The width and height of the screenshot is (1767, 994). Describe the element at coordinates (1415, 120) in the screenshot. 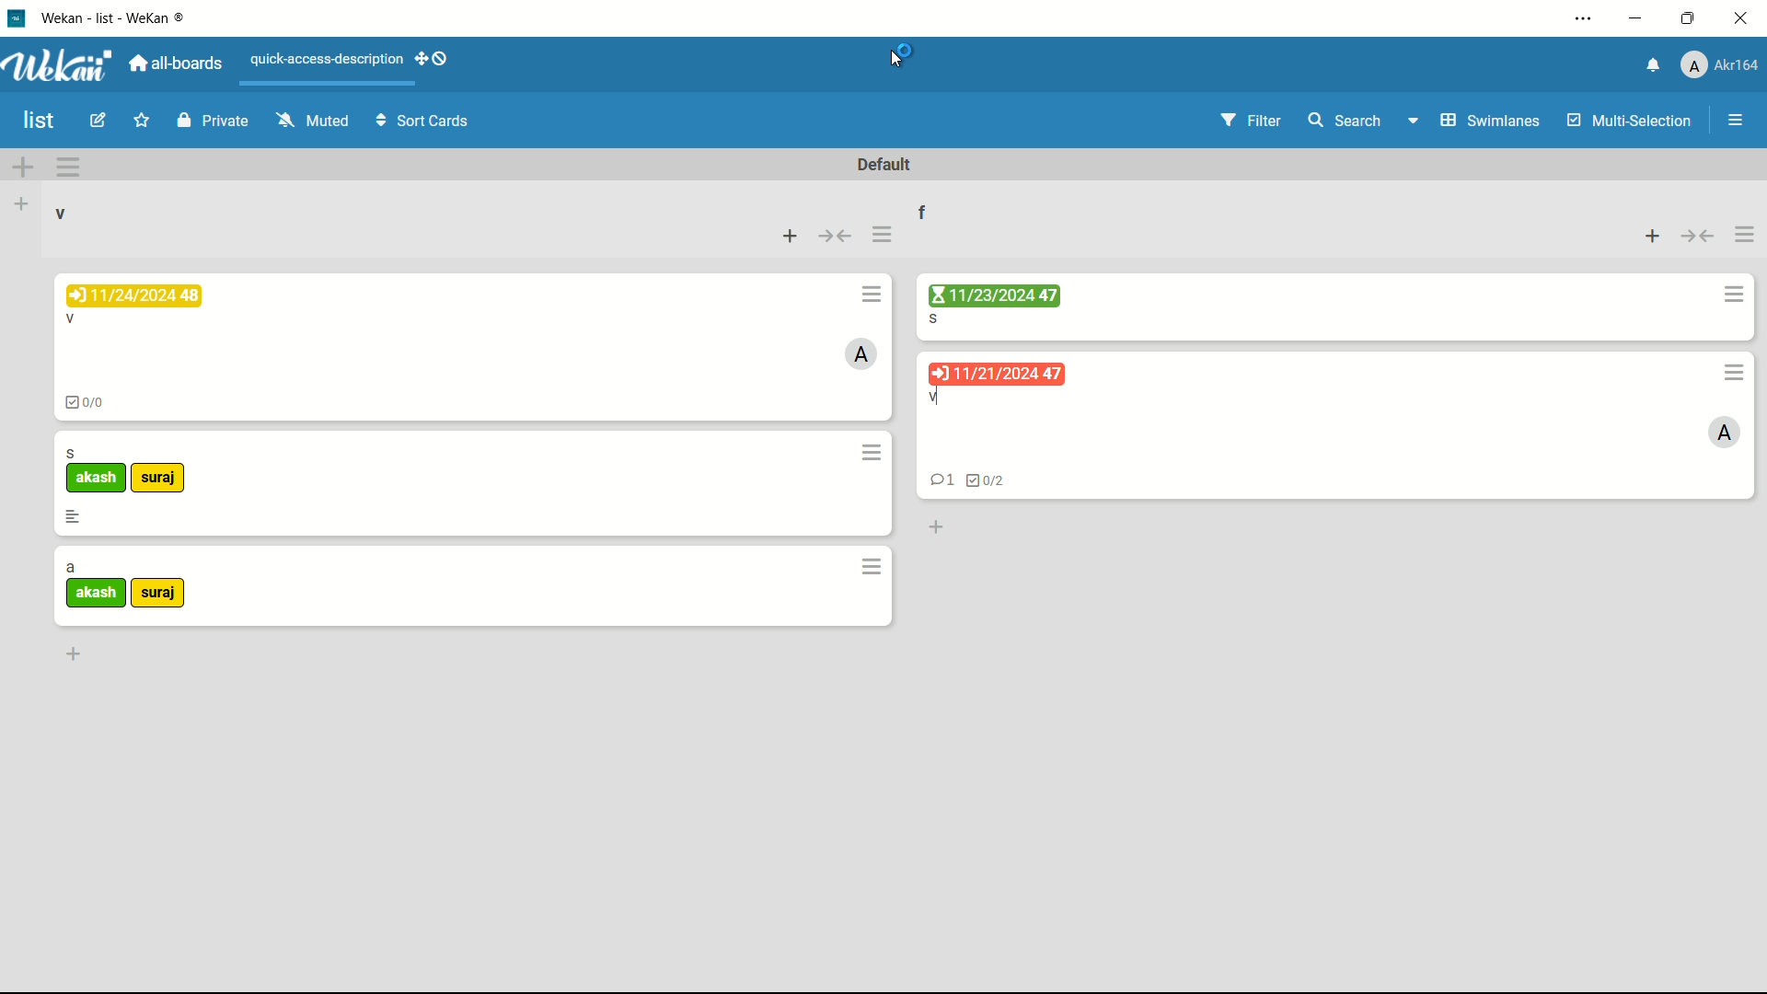

I see `Drop-down ` at that location.